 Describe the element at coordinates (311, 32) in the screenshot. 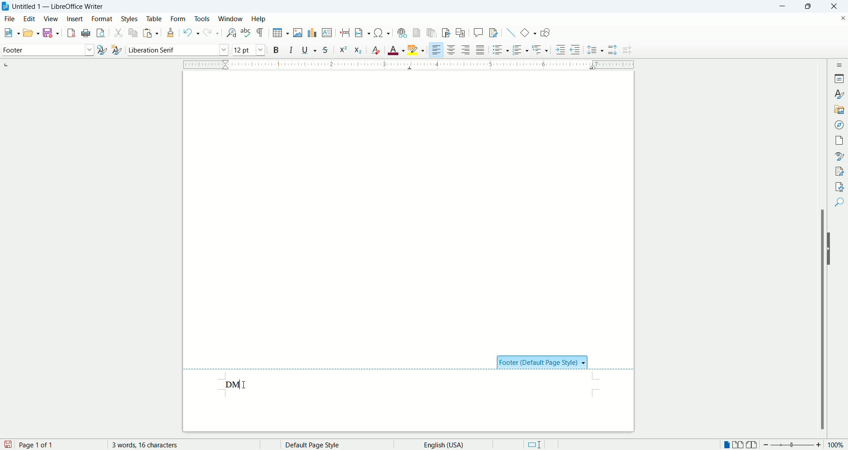

I see `insert chart` at that location.